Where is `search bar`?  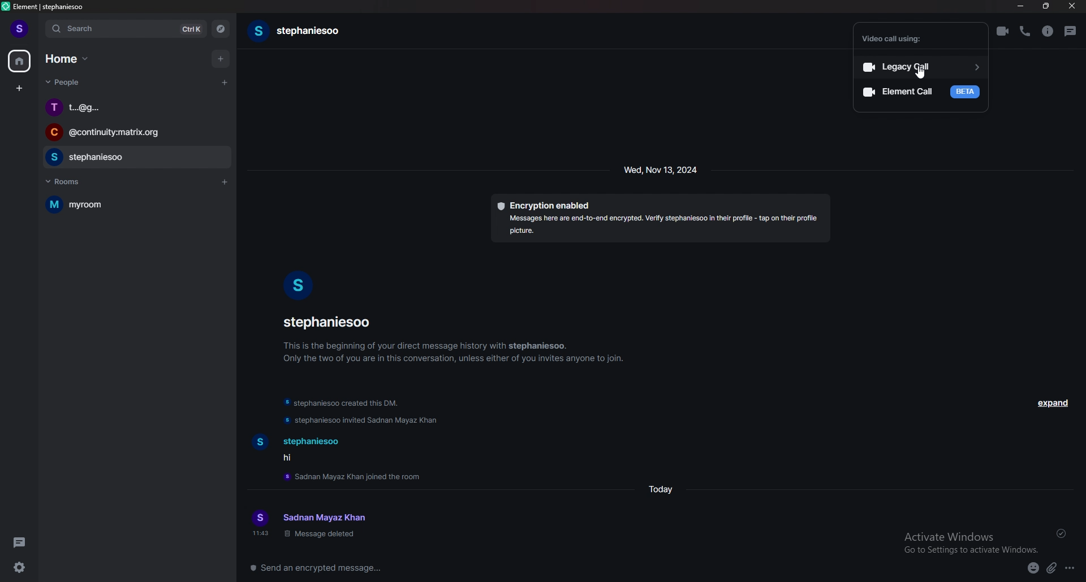
search bar is located at coordinates (126, 29).